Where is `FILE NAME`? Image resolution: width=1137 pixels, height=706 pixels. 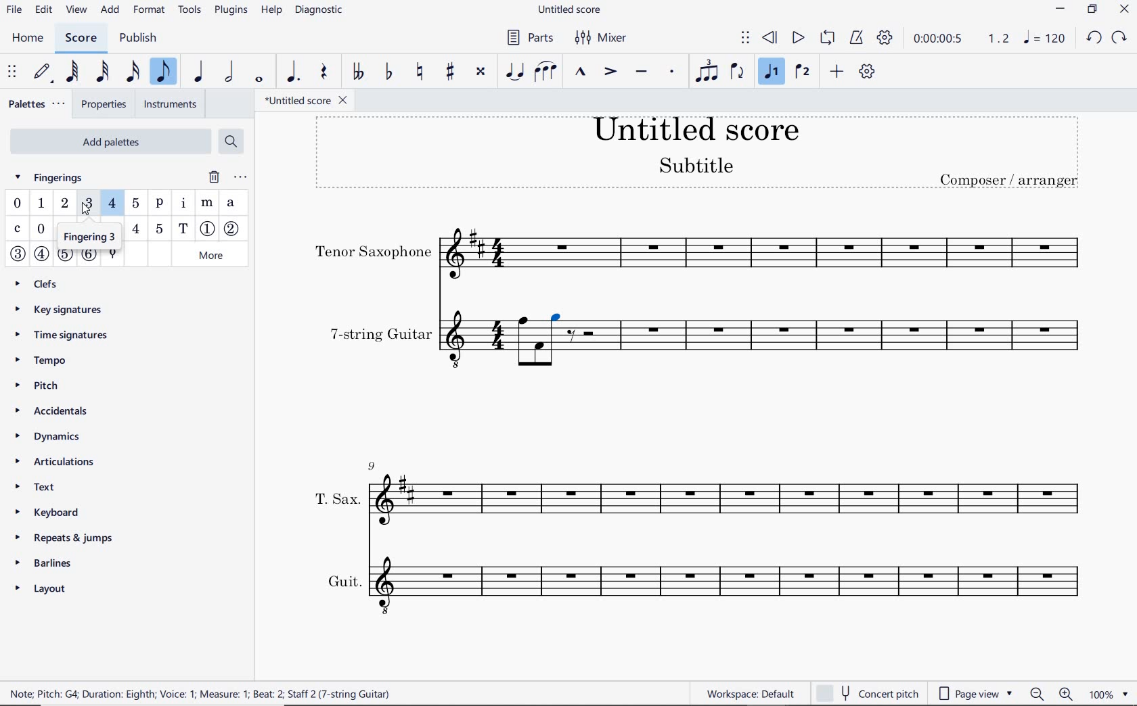
FILE NAME is located at coordinates (571, 11).